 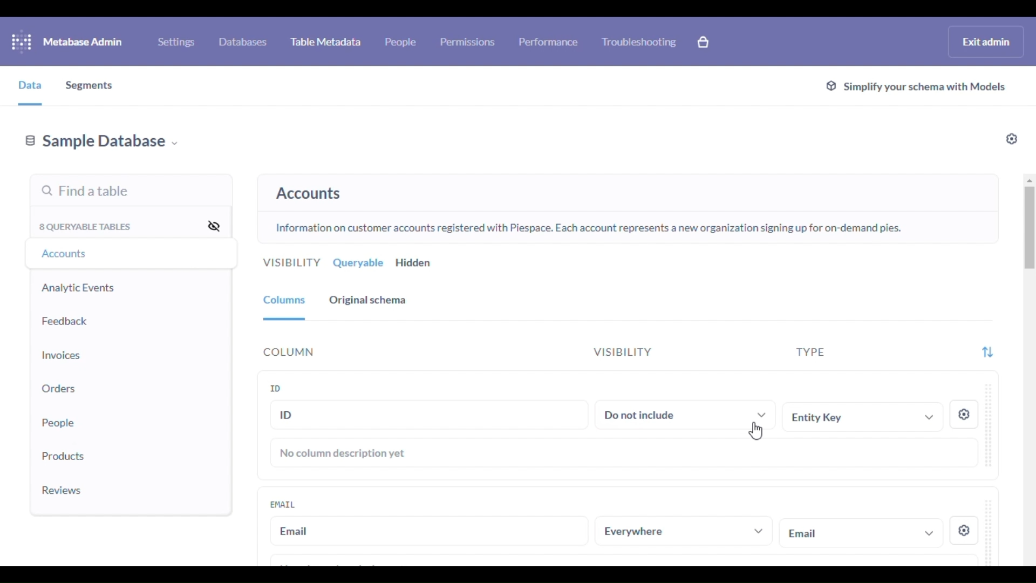 What do you see at coordinates (1030, 231) in the screenshot?
I see `vertical scroll bar` at bounding box center [1030, 231].